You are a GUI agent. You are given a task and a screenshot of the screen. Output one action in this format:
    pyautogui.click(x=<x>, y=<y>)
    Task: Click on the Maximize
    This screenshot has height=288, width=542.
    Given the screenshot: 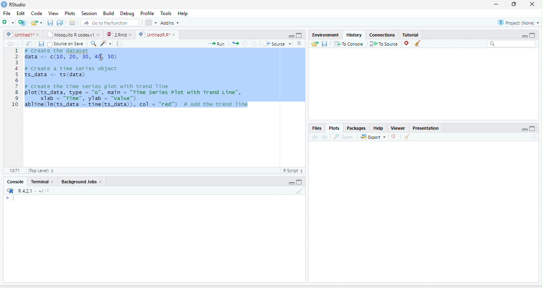 What is the action you would take?
    pyautogui.click(x=300, y=35)
    